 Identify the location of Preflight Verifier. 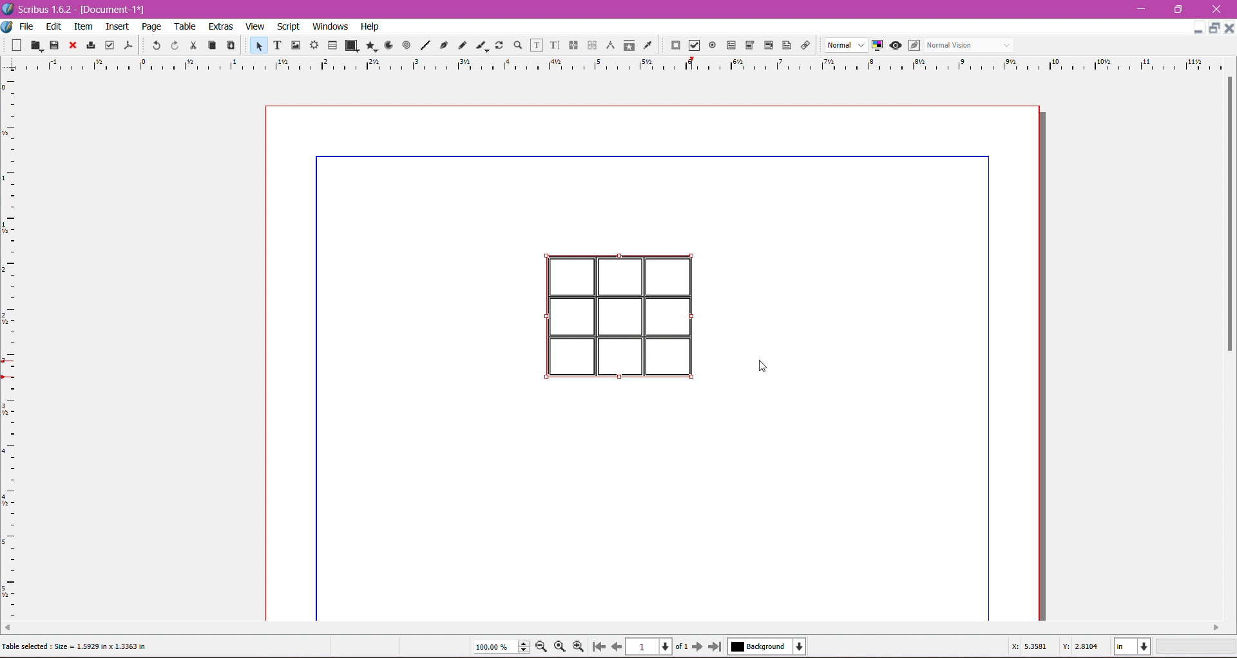
(110, 42).